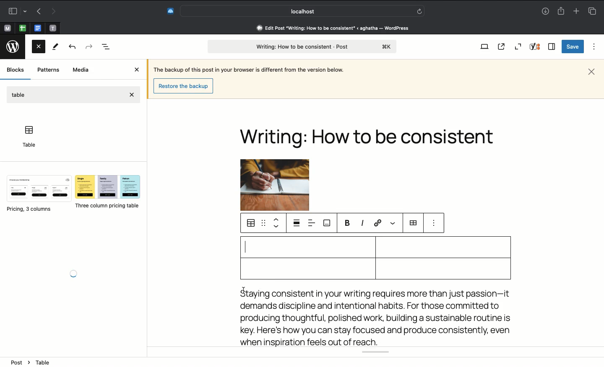  I want to click on View post, so click(501, 47).